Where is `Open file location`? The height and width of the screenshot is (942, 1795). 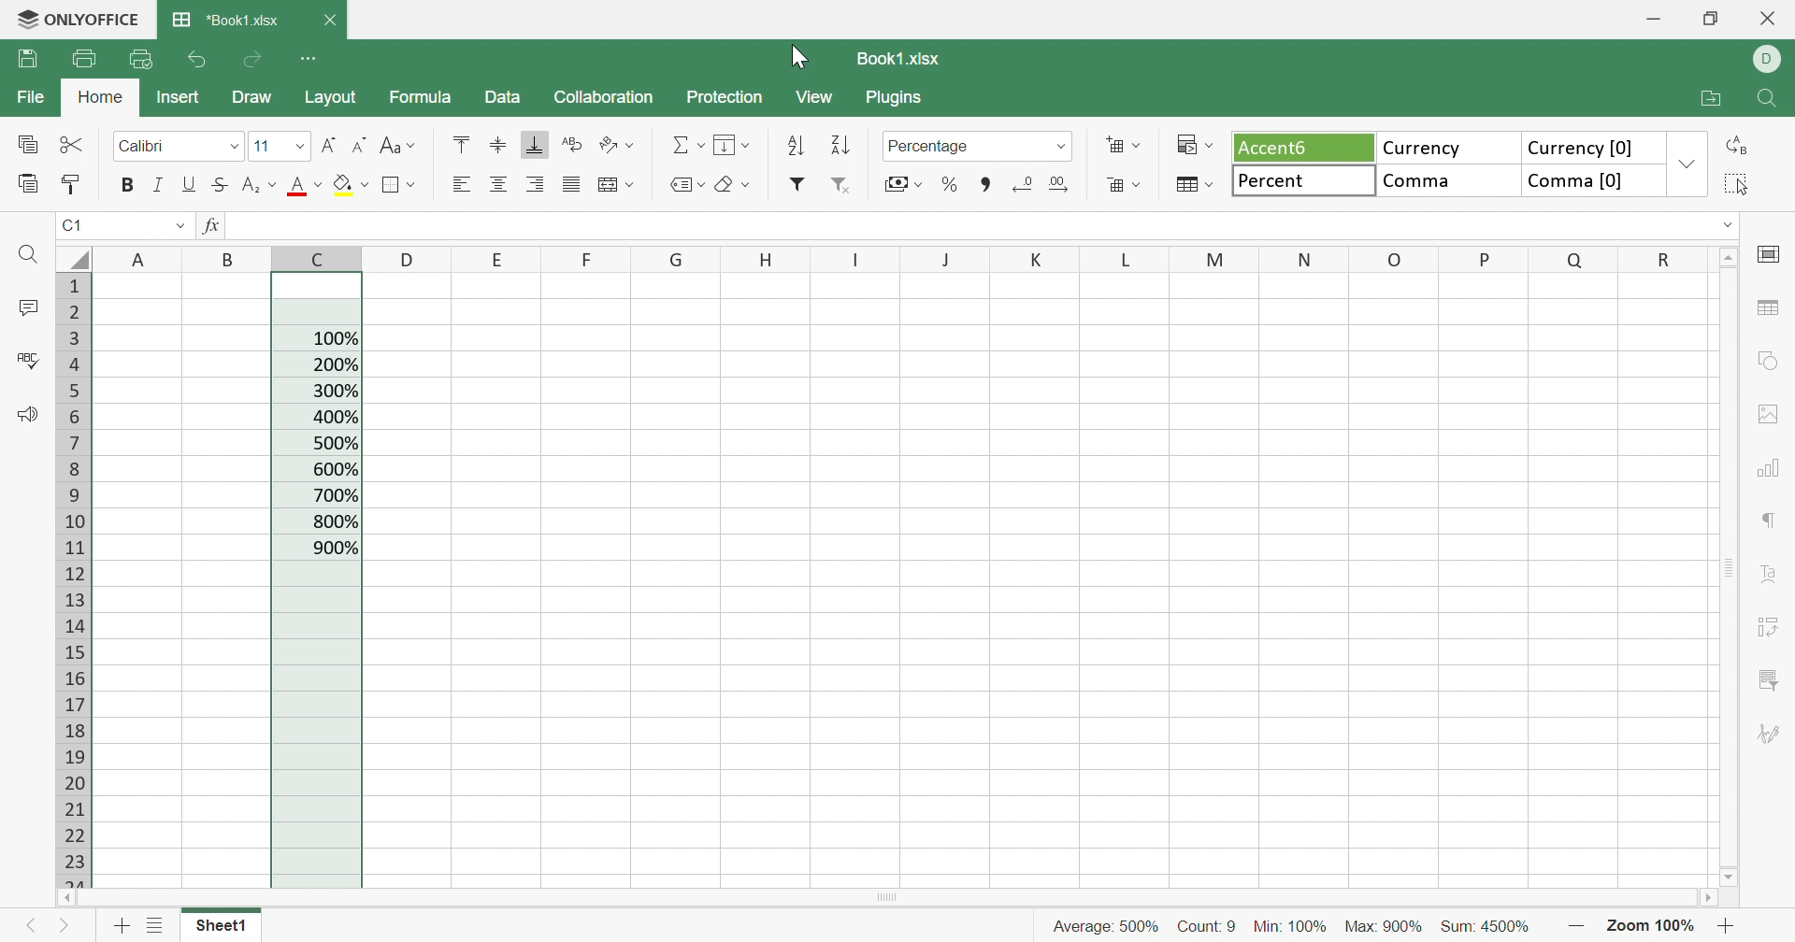 Open file location is located at coordinates (1710, 97).